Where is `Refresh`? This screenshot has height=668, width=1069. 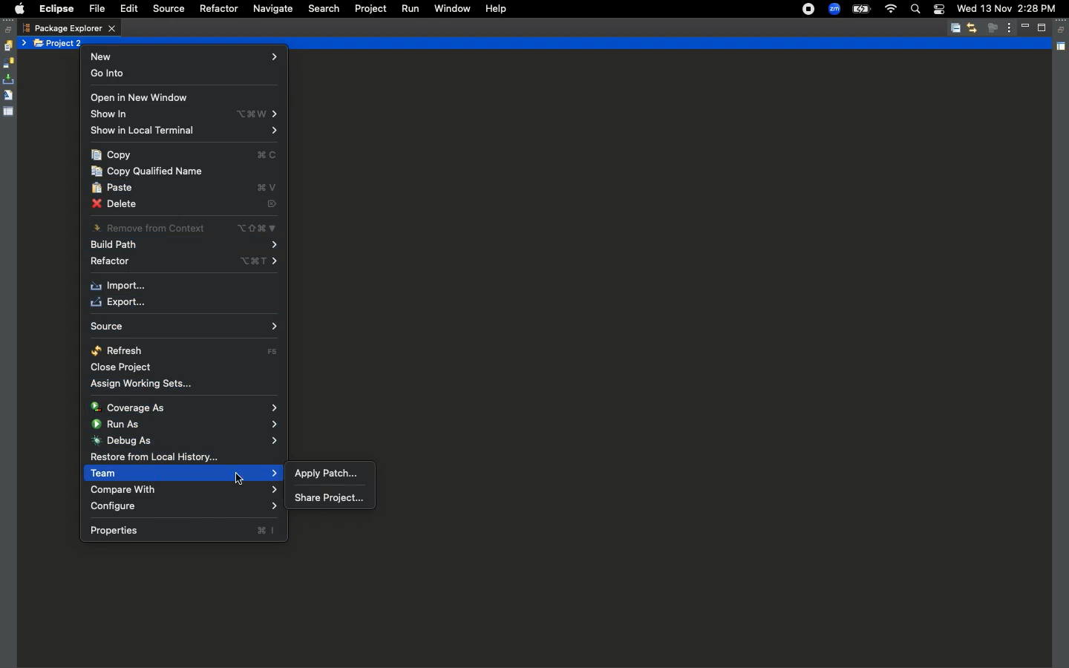
Refresh is located at coordinates (186, 350).